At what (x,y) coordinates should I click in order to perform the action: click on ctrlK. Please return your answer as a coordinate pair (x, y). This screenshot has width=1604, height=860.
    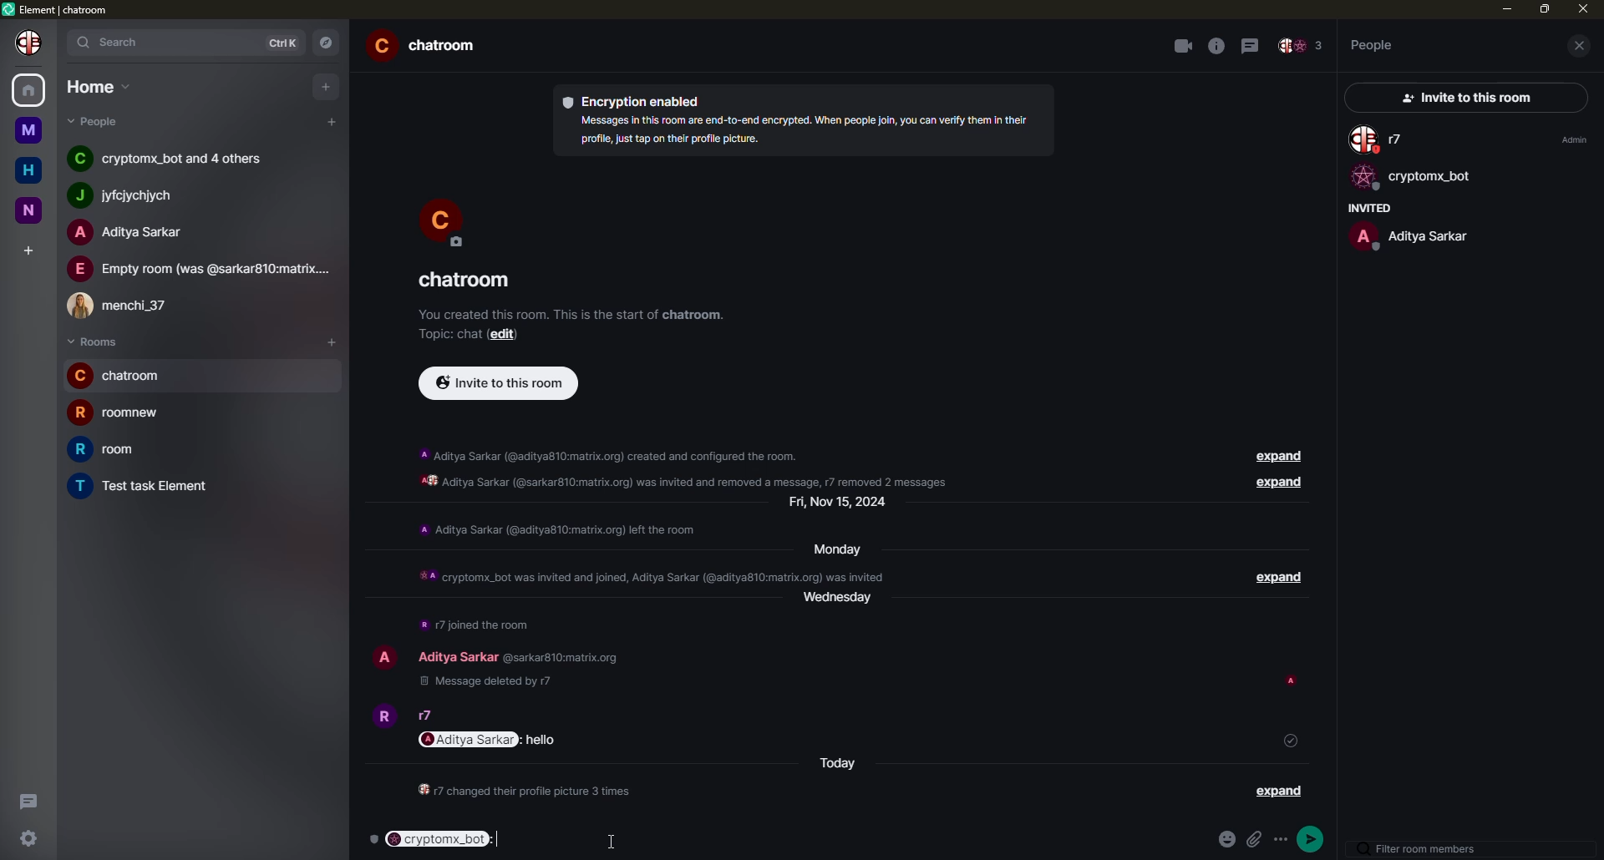
    Looking at the image, I should click on (283, 43).